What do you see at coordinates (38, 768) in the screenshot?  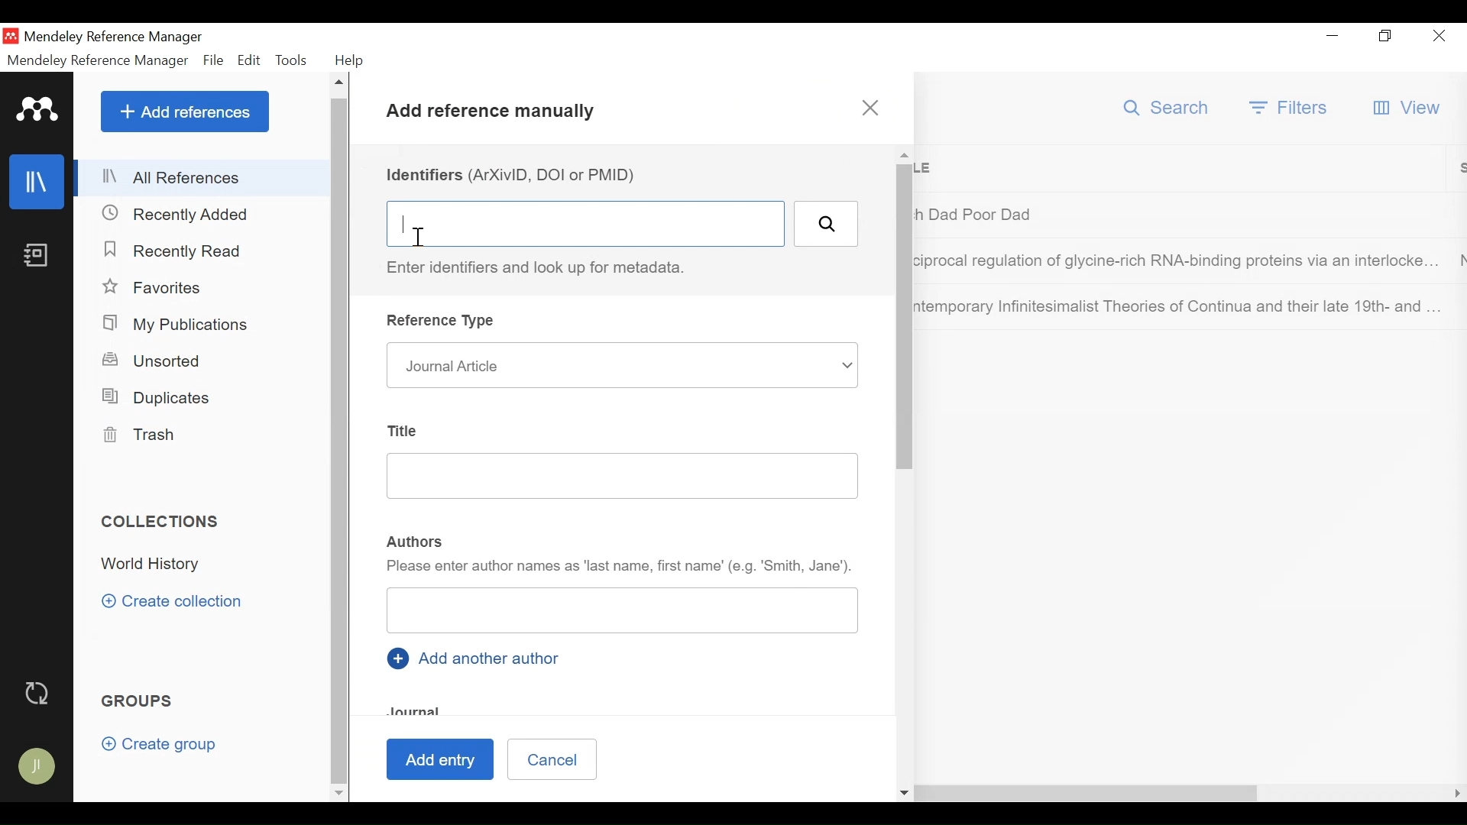 I see `Avatar` at bounding box center [38, 768].